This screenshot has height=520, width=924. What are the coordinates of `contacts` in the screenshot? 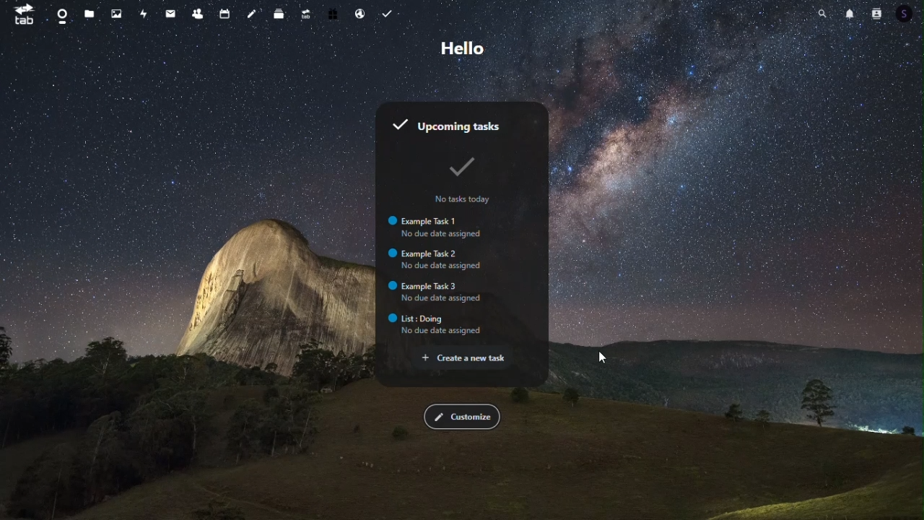 It's located at (196, 14).